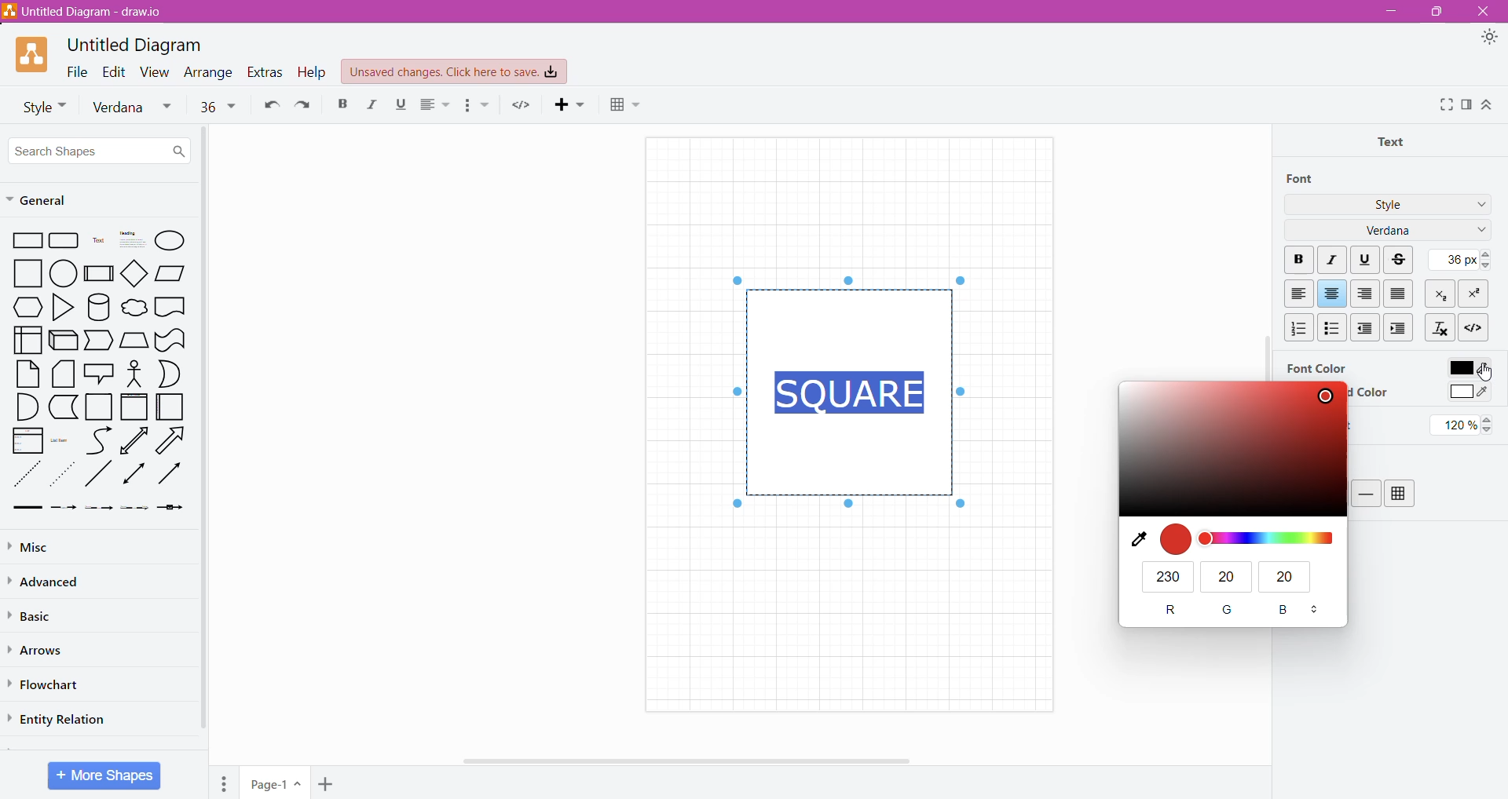 This screenshot has height=799, width=1508. I want to click on Right Diagonal Arrow, so click(173, 441).